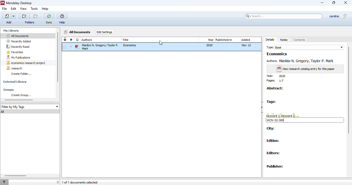  I want to click on create group, so click(22, 95).